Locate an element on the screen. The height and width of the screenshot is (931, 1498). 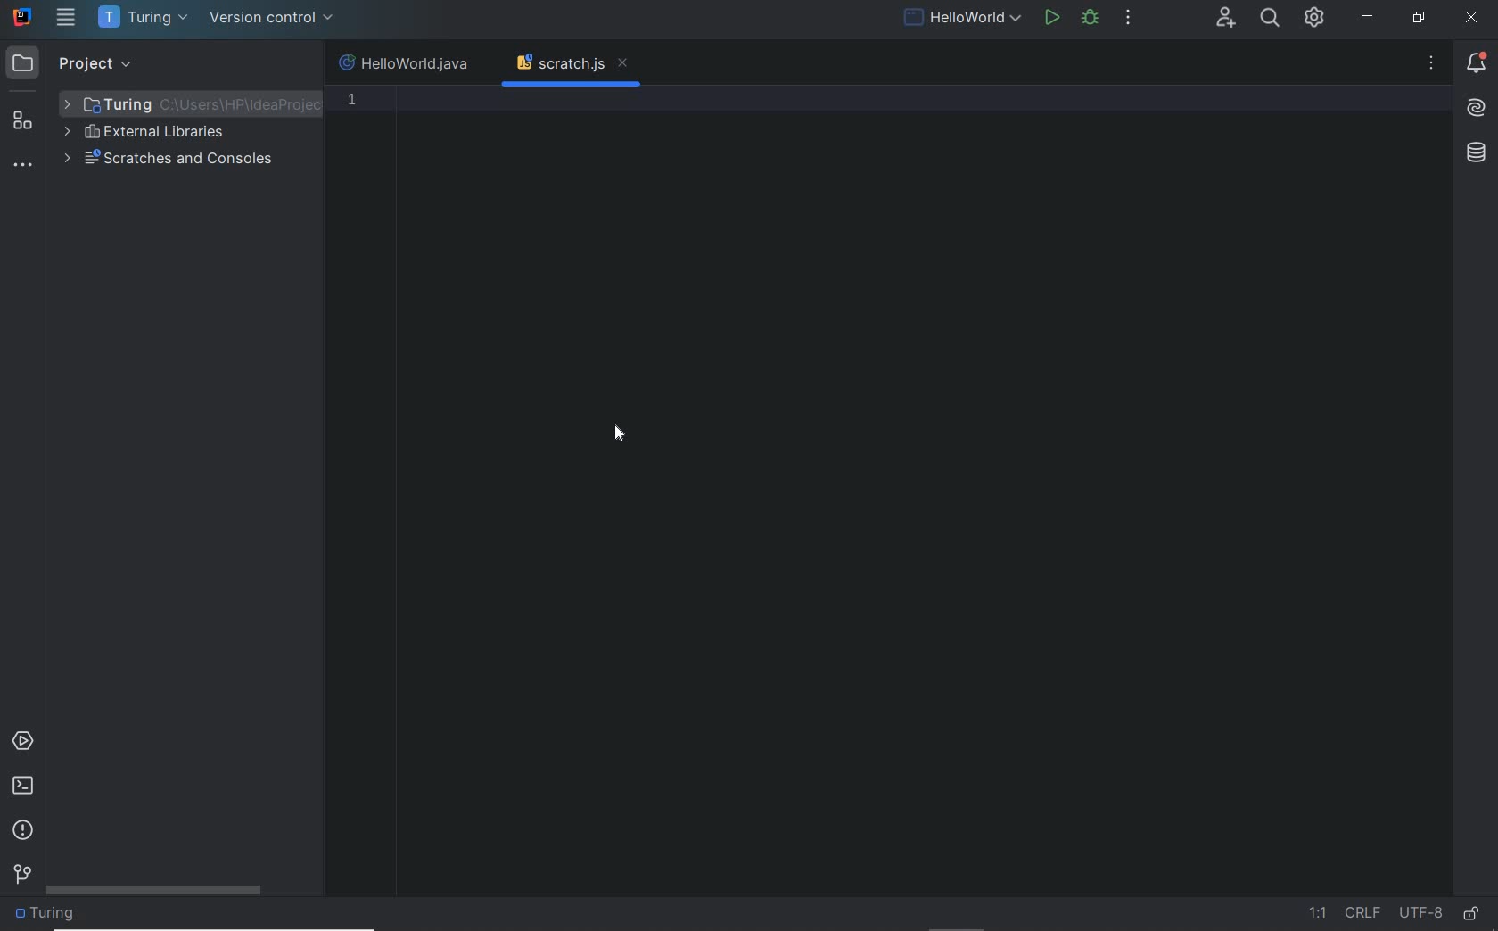
run is located at coordinates (1052, 20).